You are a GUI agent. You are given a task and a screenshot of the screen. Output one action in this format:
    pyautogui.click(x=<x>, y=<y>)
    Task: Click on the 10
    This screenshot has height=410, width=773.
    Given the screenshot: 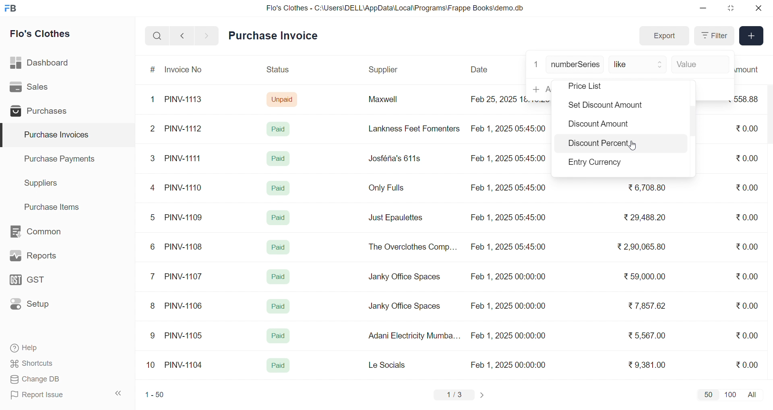 What is the action you would take?
    pyautogui.click(x=153, y=366)
    